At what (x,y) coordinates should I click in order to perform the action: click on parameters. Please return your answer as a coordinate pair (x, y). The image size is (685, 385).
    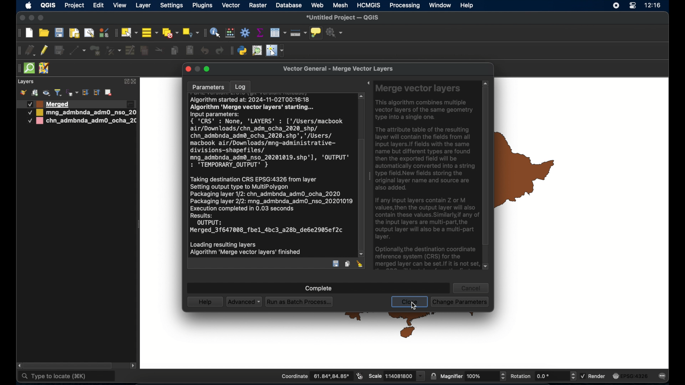
    Looking at the image, I should click on (208, 87).